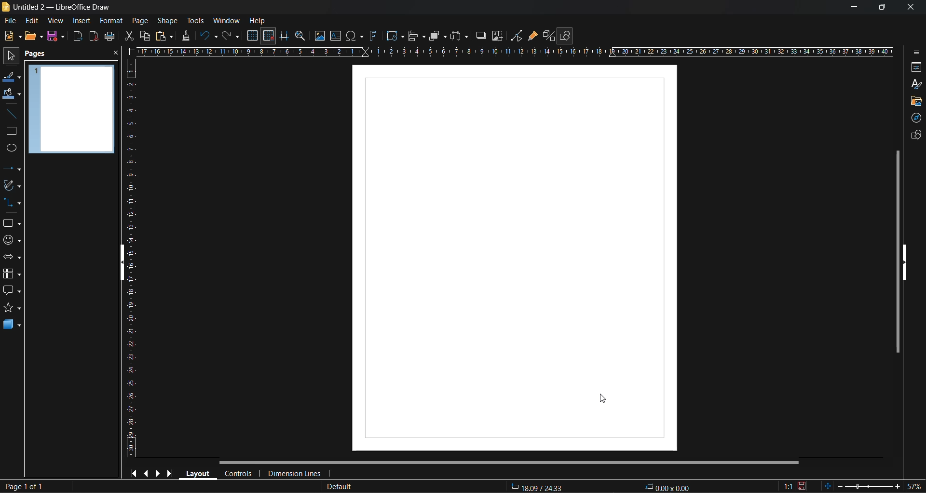 The height and width of the screenshot is (493, 926). I want to click on hide, so click(118, 263).